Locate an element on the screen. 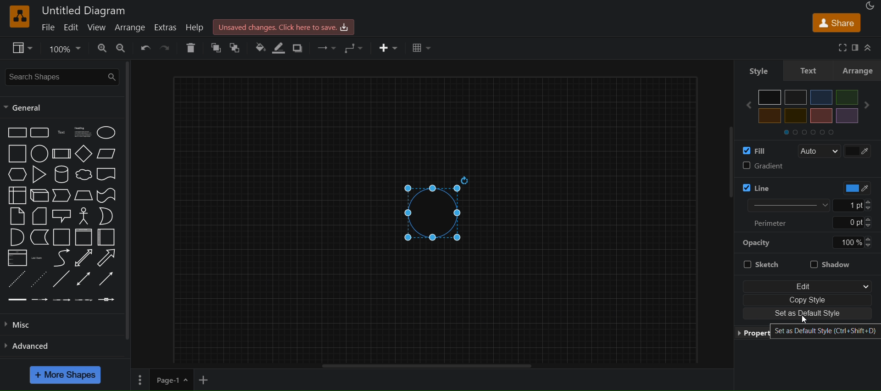 The width and height of the screenshot is (881, 391). connector 3 is located at coordinates (61, 299).